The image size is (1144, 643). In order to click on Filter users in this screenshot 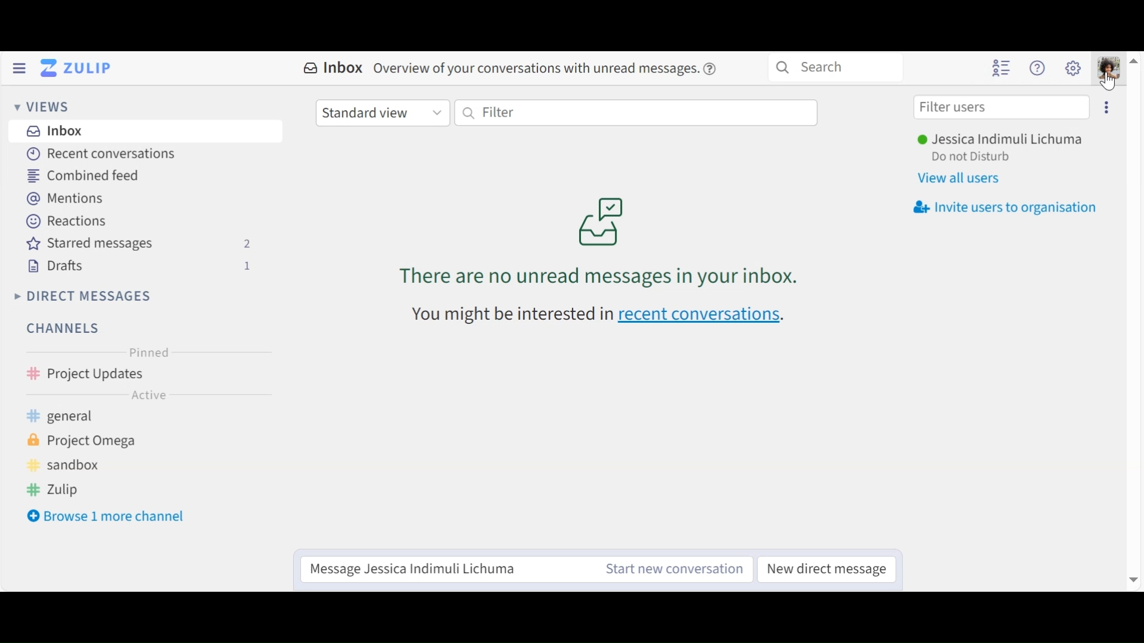, I will do `click(999, 107)`.